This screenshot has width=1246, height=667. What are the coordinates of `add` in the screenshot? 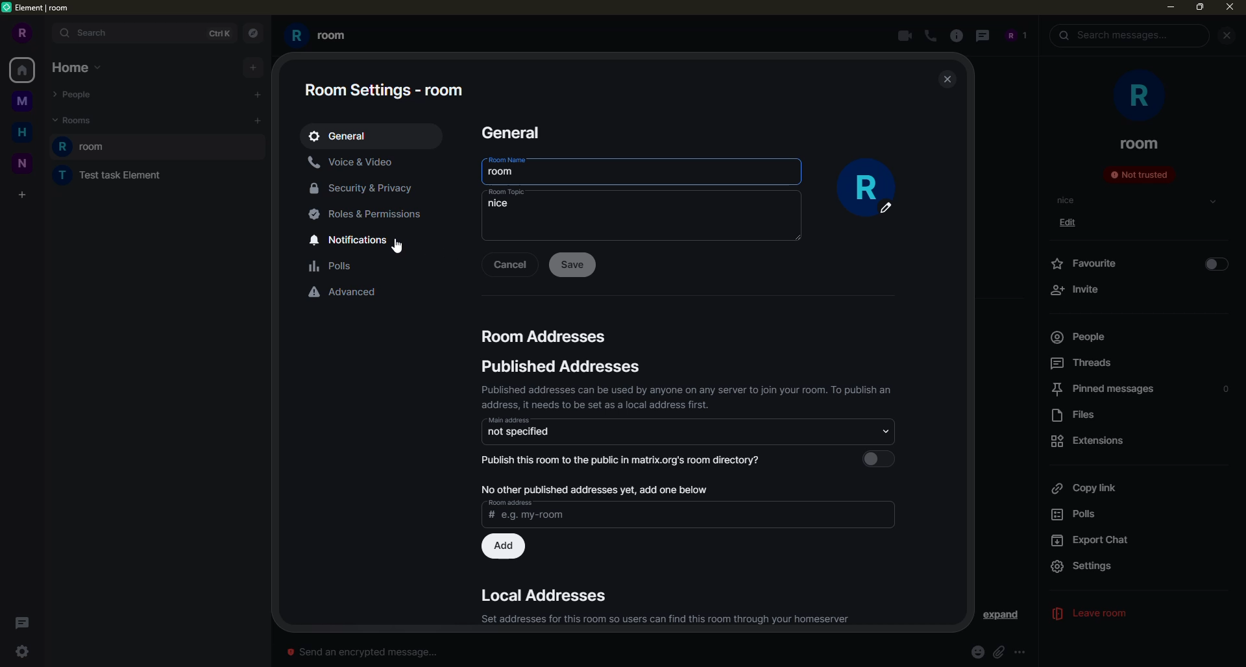 It's located at (252, 67).